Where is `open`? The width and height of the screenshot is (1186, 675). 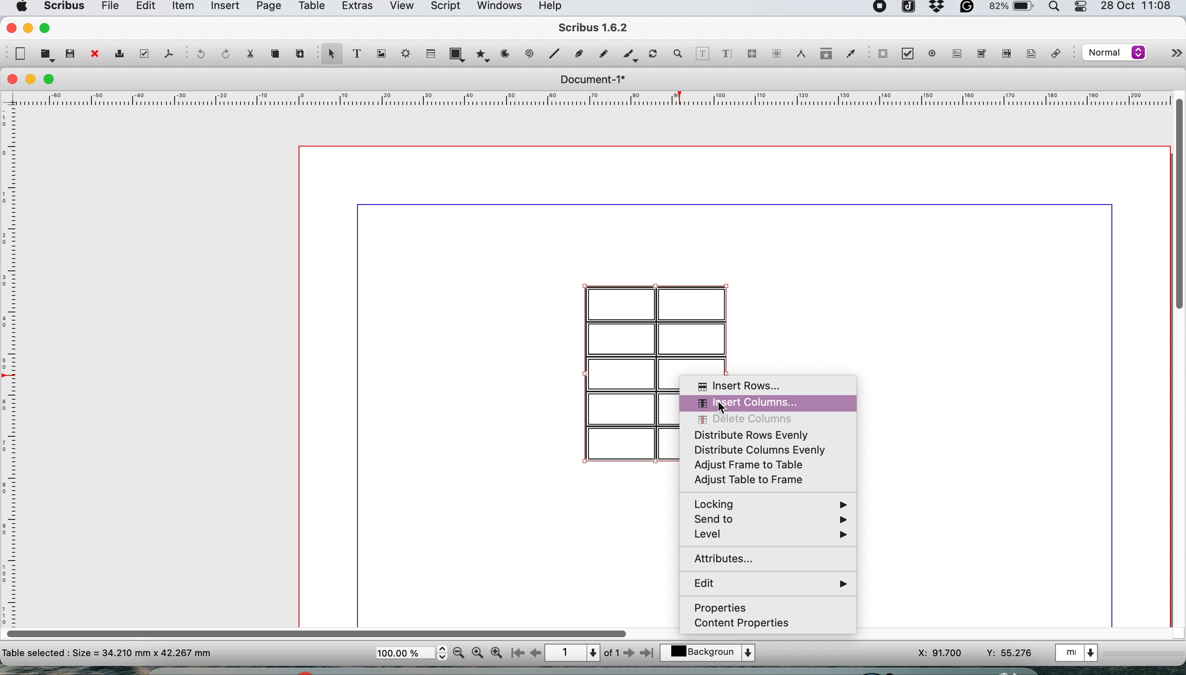
open is located at coordinates (47, 55).